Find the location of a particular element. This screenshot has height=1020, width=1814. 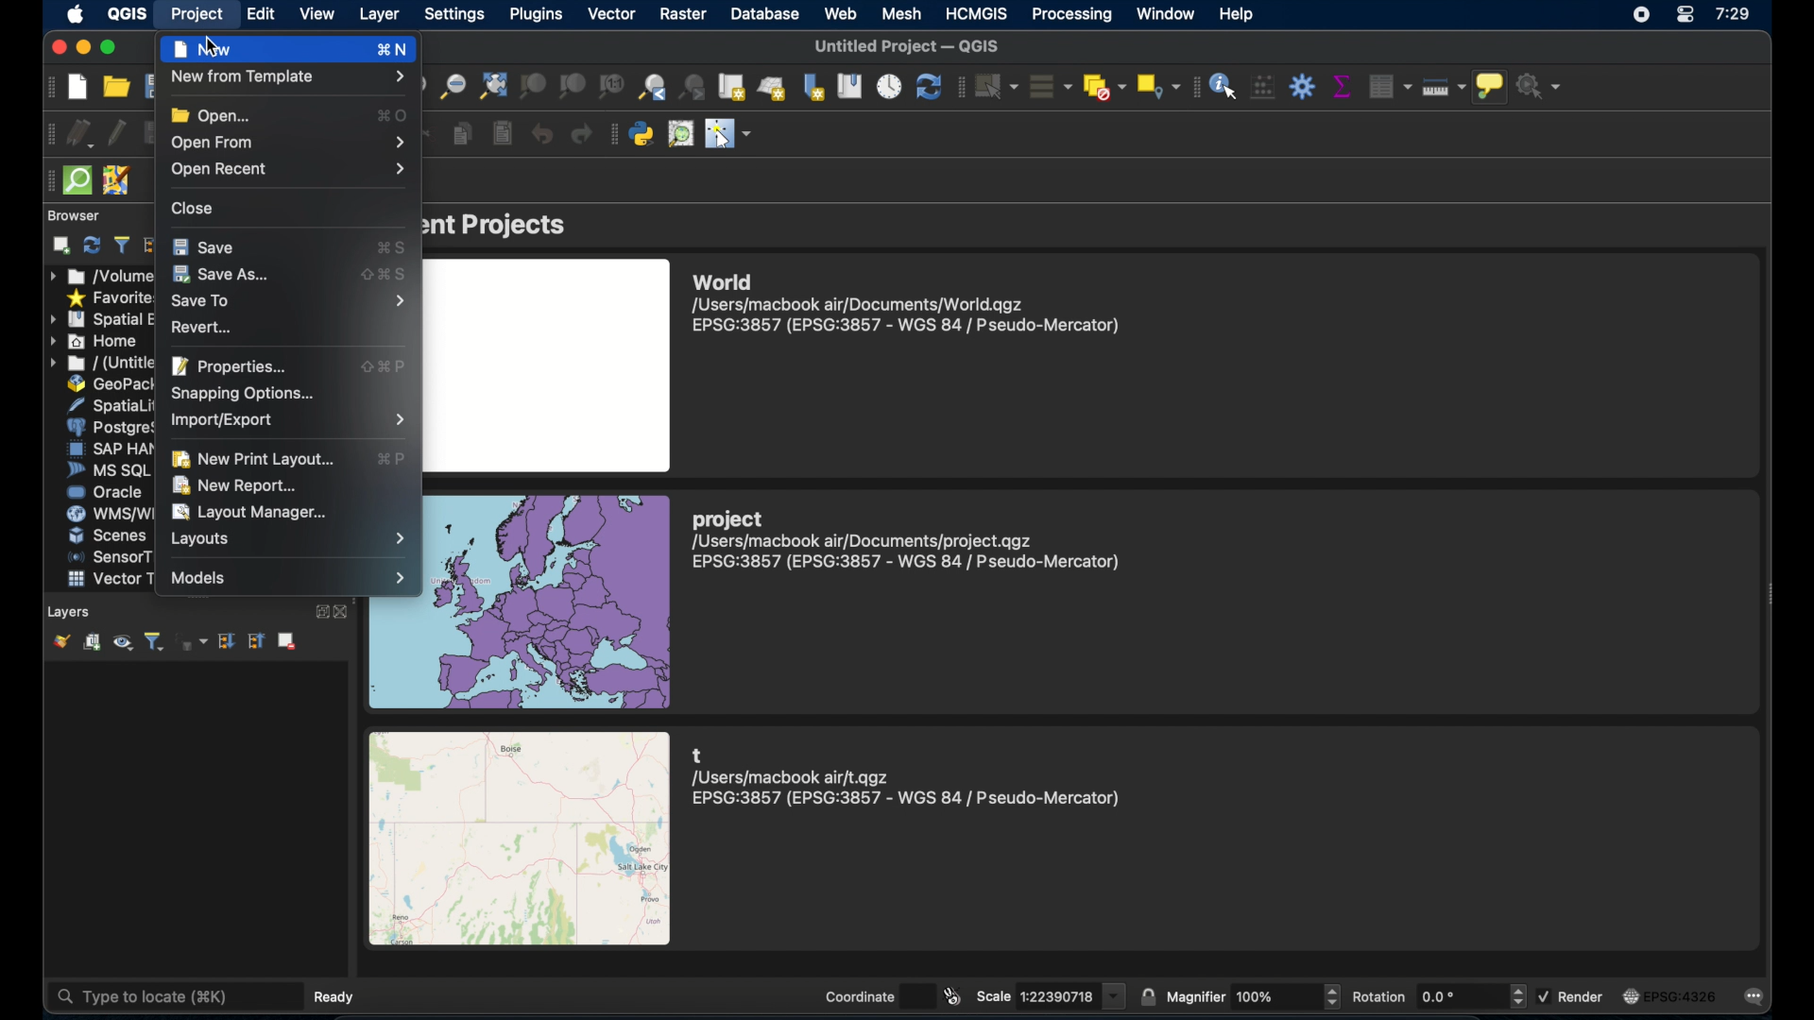

EPSG:3857 (EPSG:3857 - WGS 84 | Pseudo-Mercator) is located at coordinates (910, 799).